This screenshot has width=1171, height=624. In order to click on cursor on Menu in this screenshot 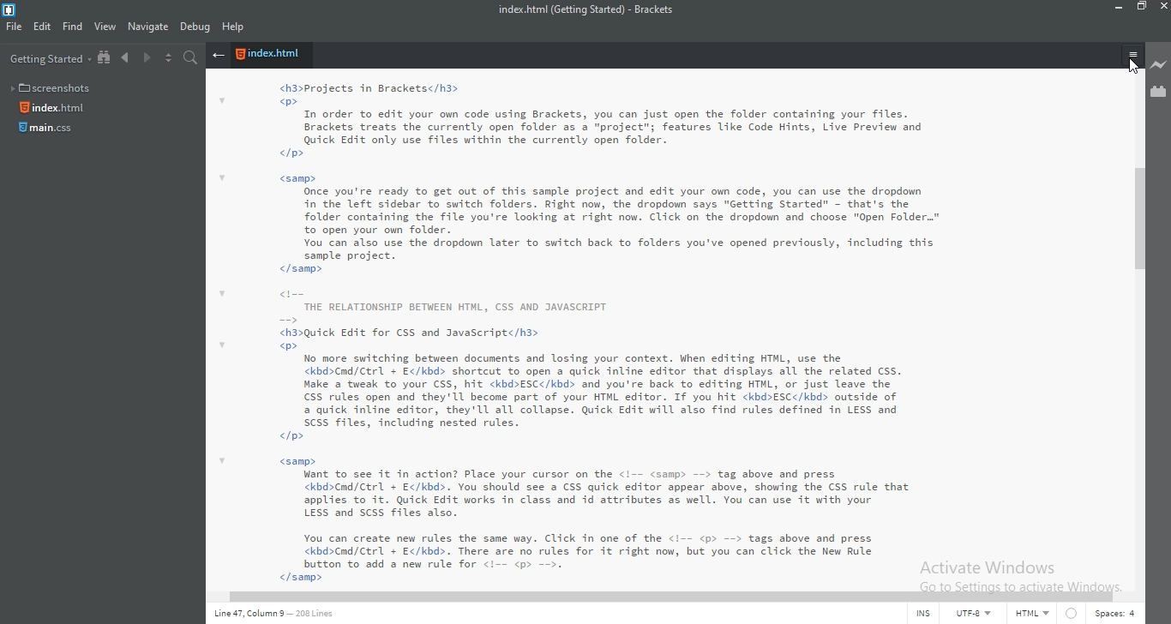, I will do `click(1135, 66)`.